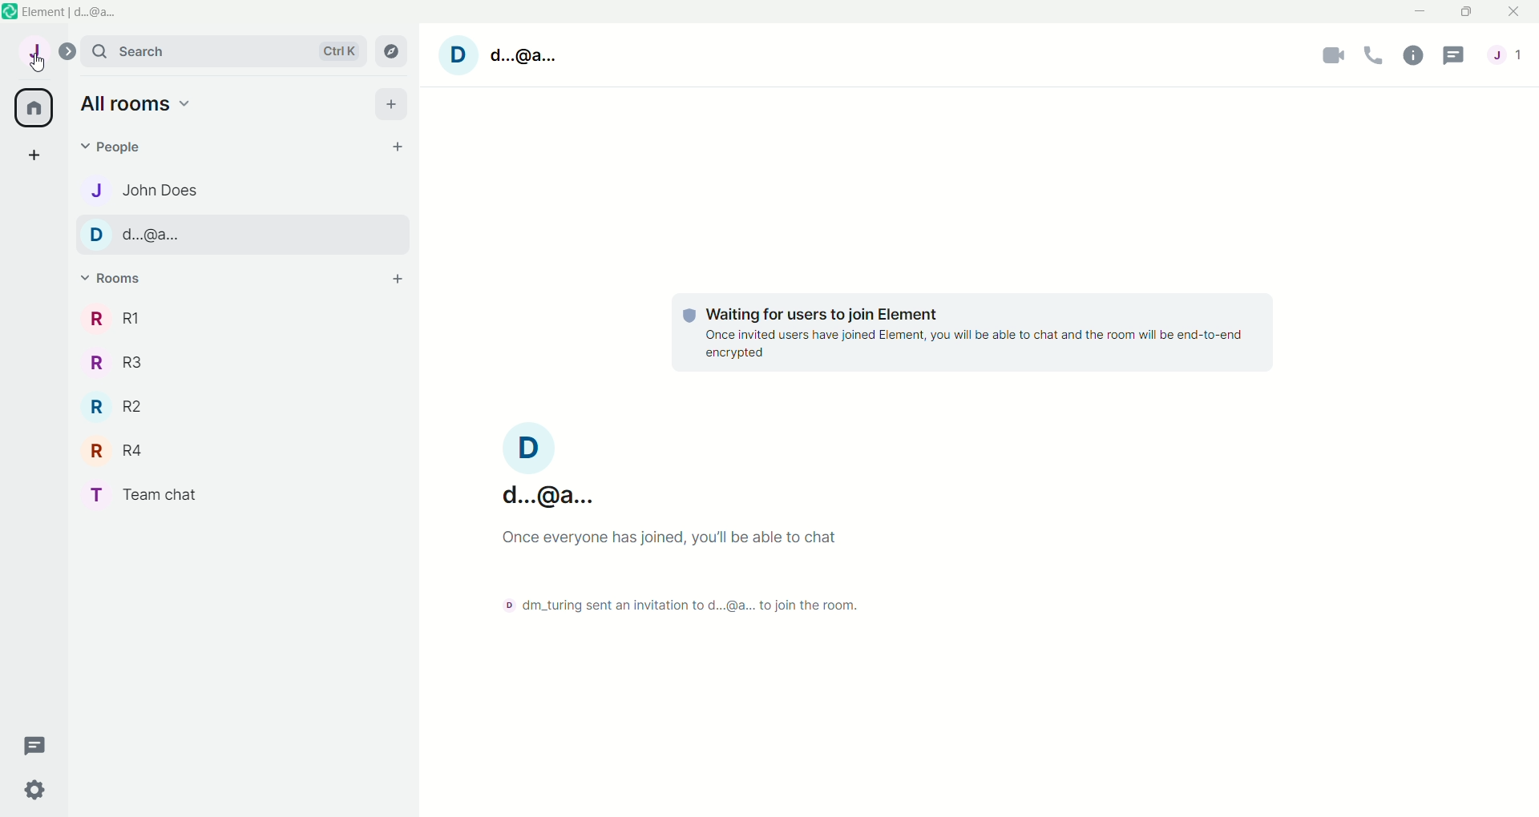  I want to click on D, so click(458, 55).